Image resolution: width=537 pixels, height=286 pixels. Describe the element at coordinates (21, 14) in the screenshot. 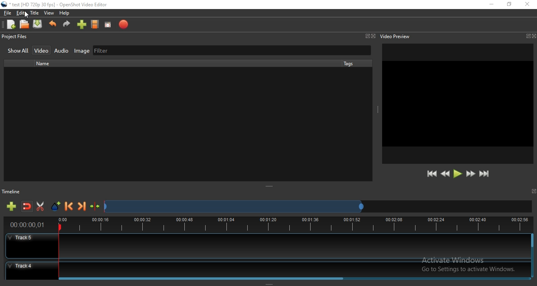

I see `Edit ` at that location.